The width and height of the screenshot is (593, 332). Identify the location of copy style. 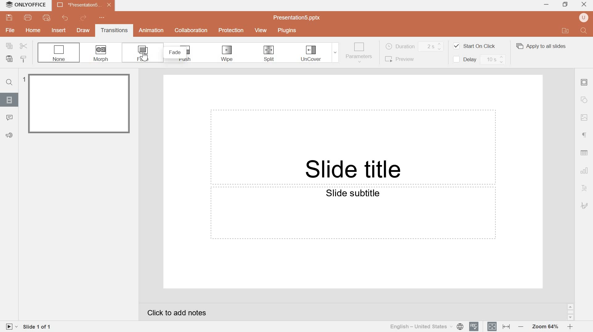
(25, 59).